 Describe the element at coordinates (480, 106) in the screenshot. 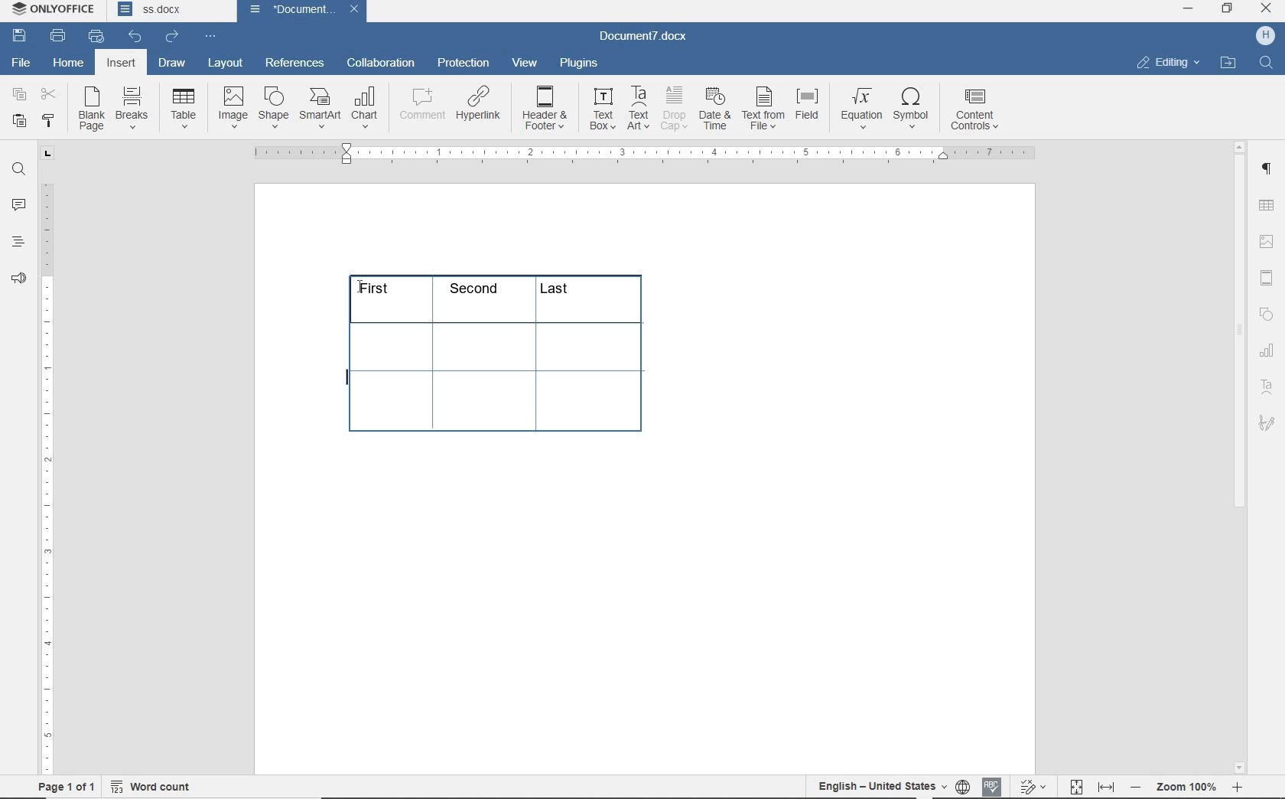

I see `hyperlink` at that location.